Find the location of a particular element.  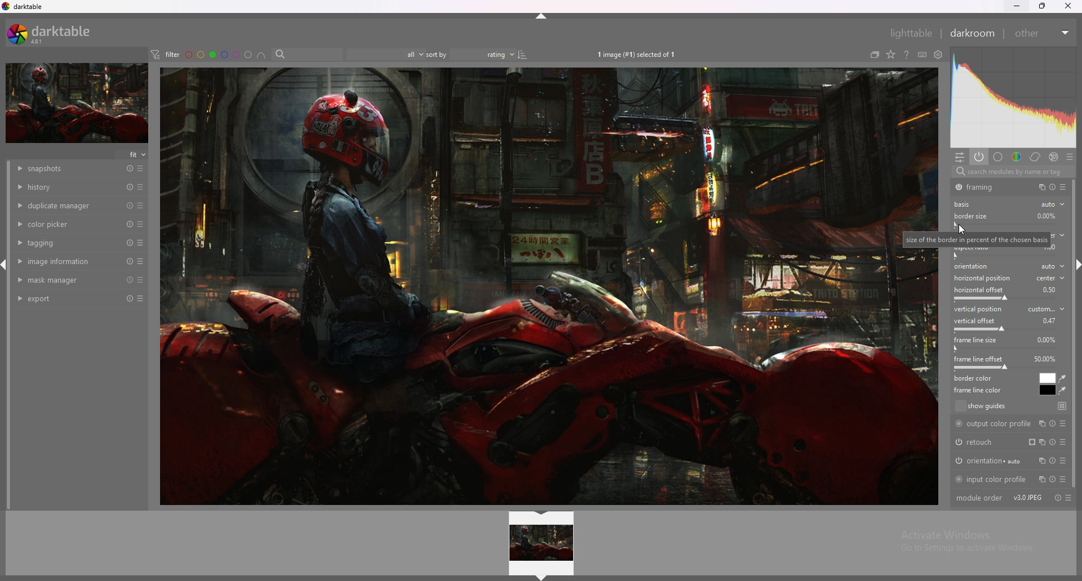

border size is located at coordinates (970, 216).